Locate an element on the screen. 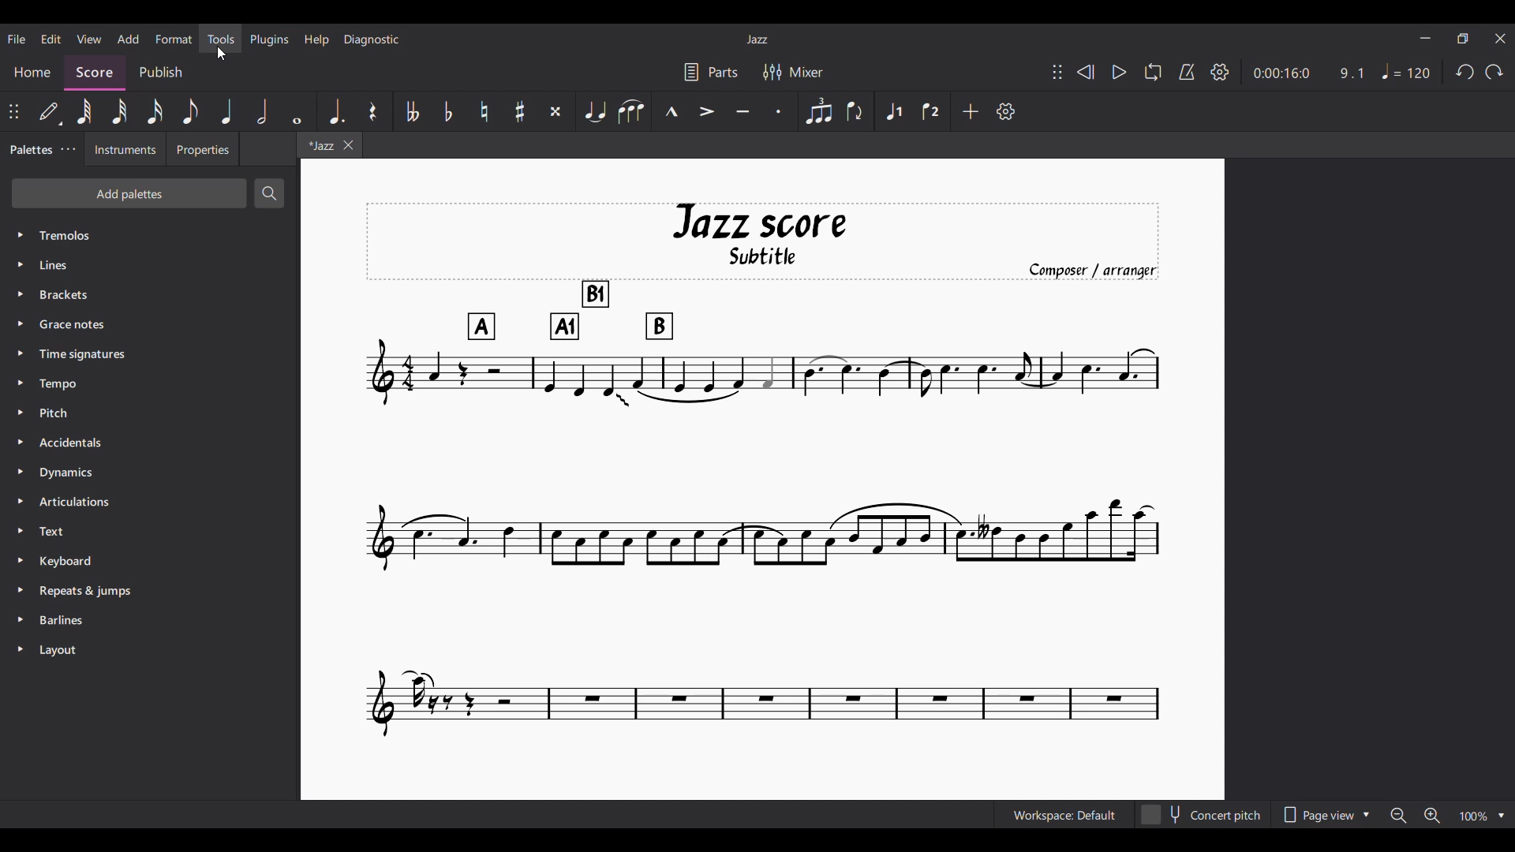 Image resolution: width=1515 pixels, height=852 pixels. Toggle double flat is located at coordinates (412, 111).